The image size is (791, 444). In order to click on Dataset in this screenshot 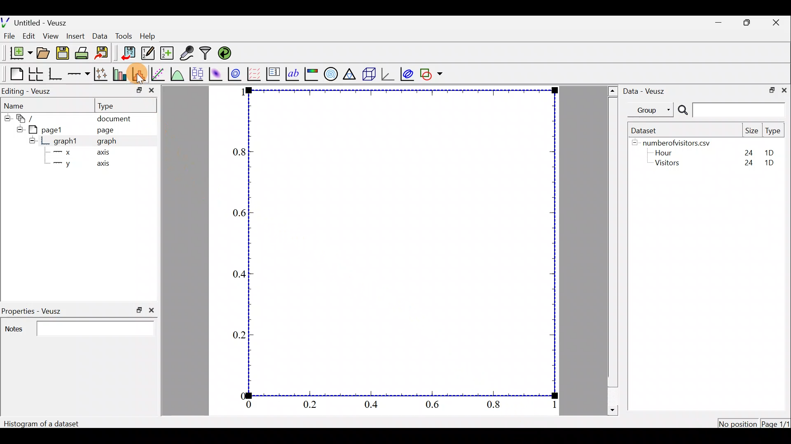, I will do `click(649, 130)`.